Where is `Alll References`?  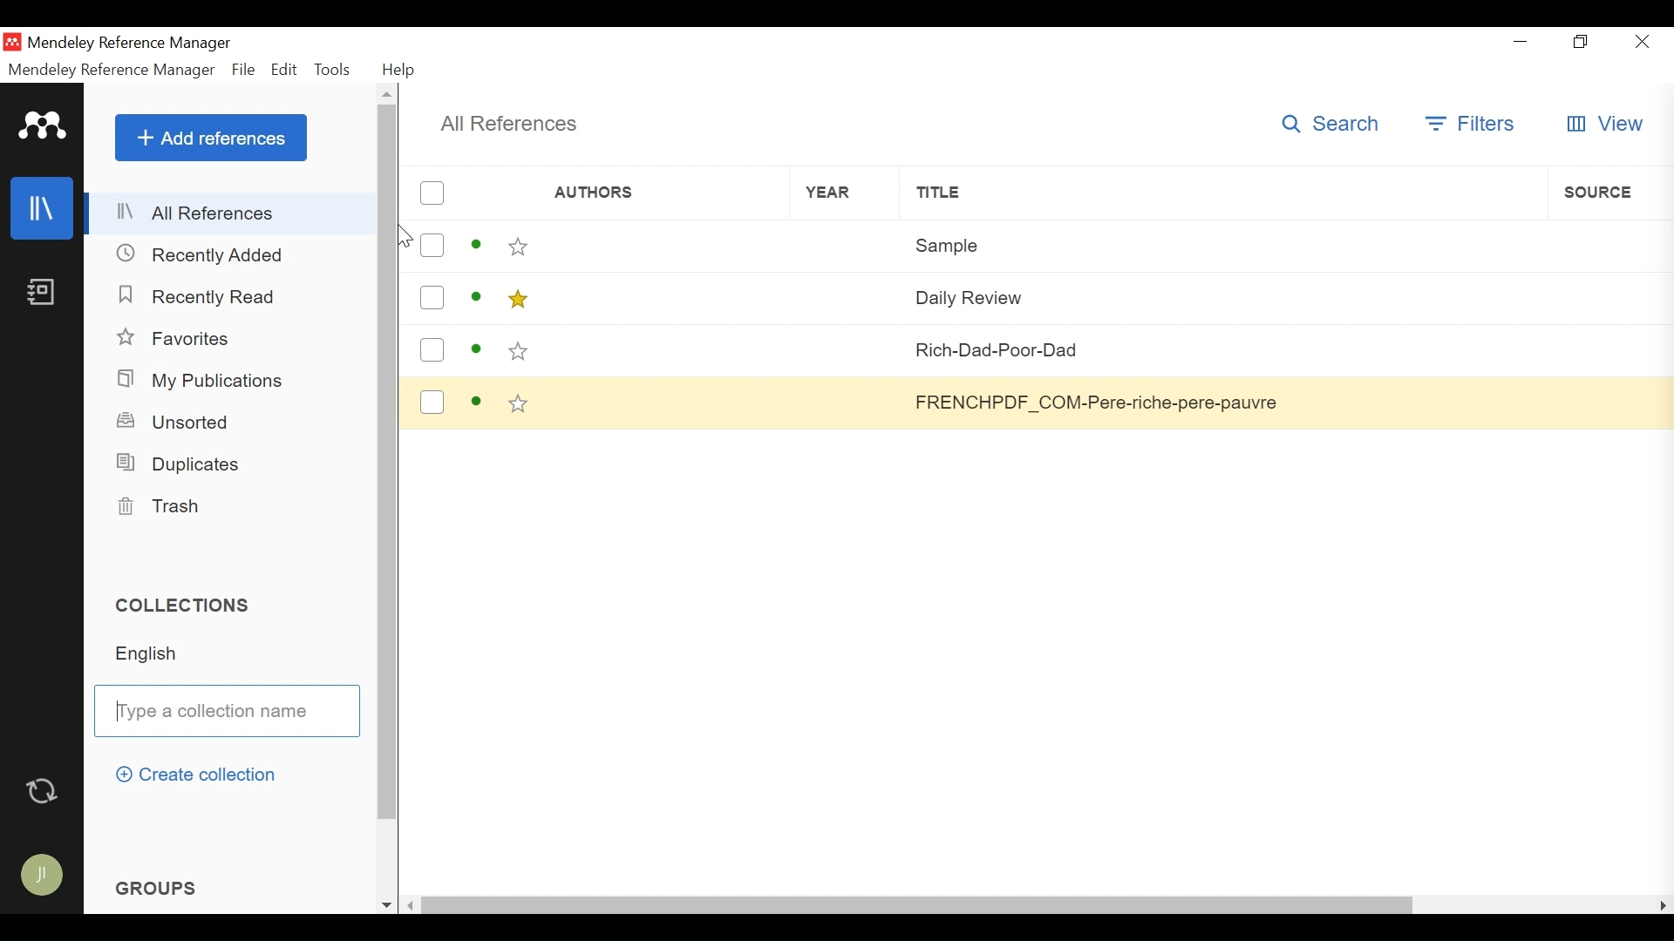 Alll References is located at coordinates (232, 213).